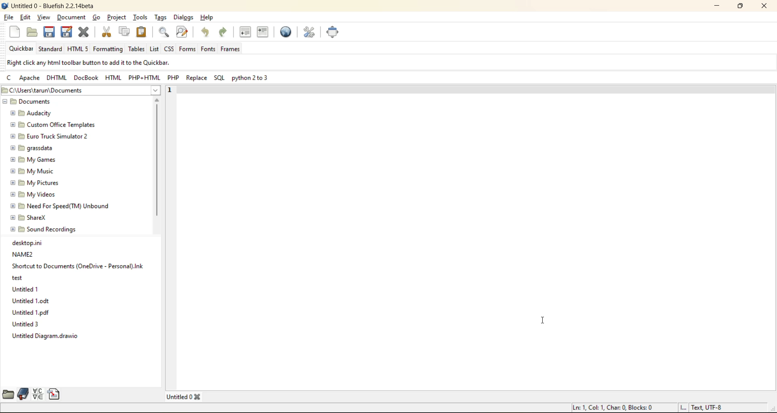 The image size is (777, 413). What do you see at coordinates (124, 32) in the screenshot?
I see `copy` at bounding box center [124, 32].